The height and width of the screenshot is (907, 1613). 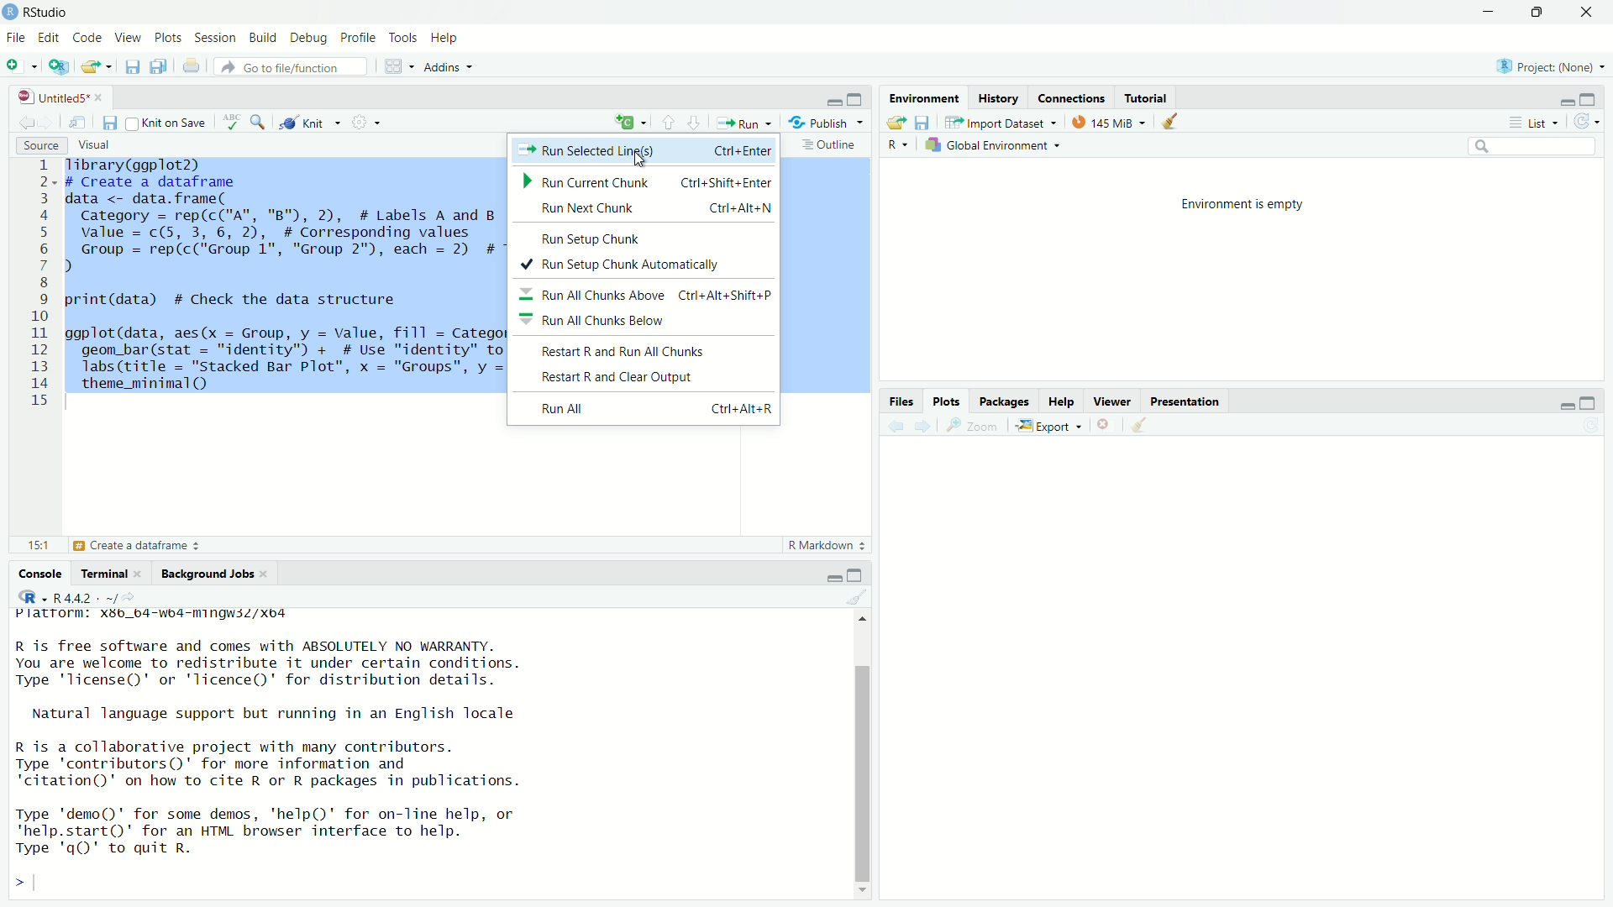 What do you see at coordinates (109, 145) in the screenshot?
I see `Visual` at bounding box center [109, 145].